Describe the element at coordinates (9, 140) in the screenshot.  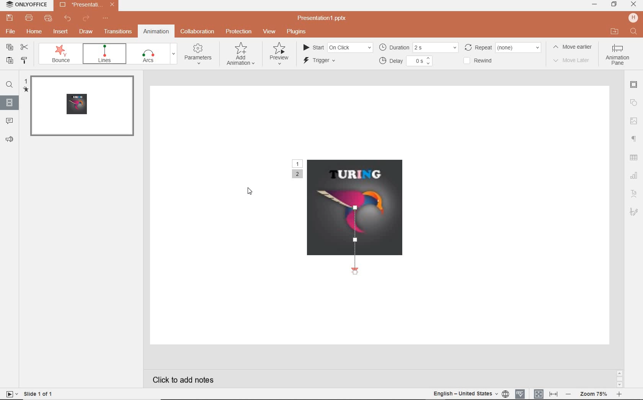
I see `feedback & support` at that location.